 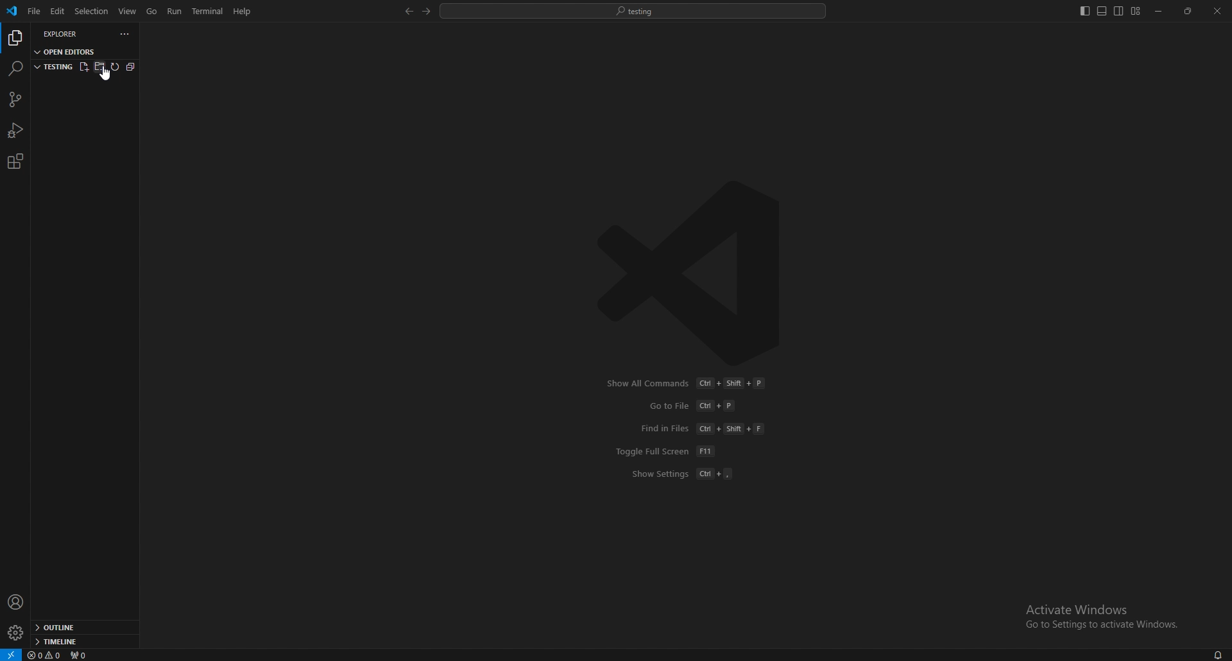 What do you see at coordinates (1159, 12) in the screenshot?
I see `minimize` at bounding box center [1159, 12].